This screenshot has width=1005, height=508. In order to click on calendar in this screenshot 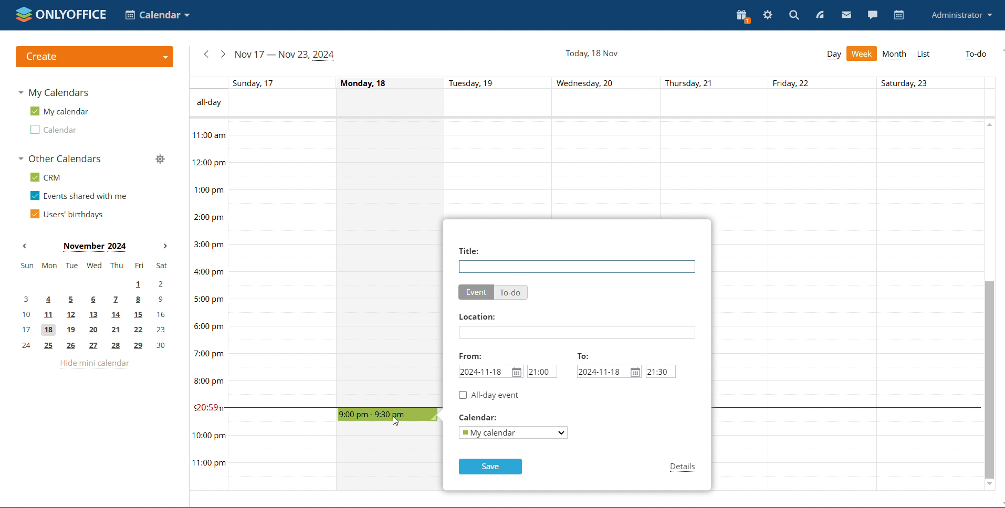, I will do `click(478, 418)`.